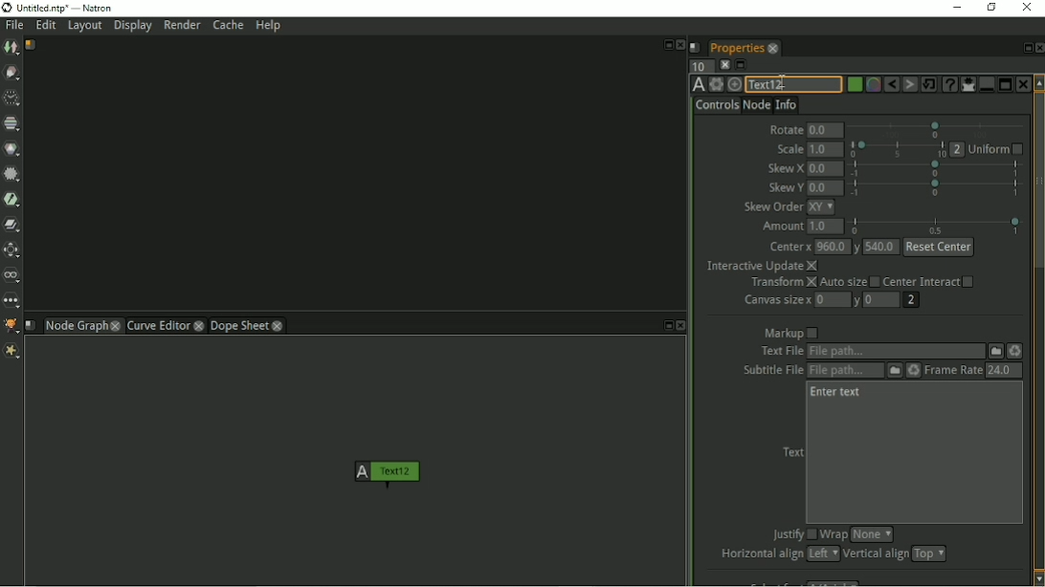 The height and width of the screenshot is (587, 1045). What do you see at coordinates (157, 325) in the screenshot?
I see `Curve Editor` at bounding box center [157, 325].